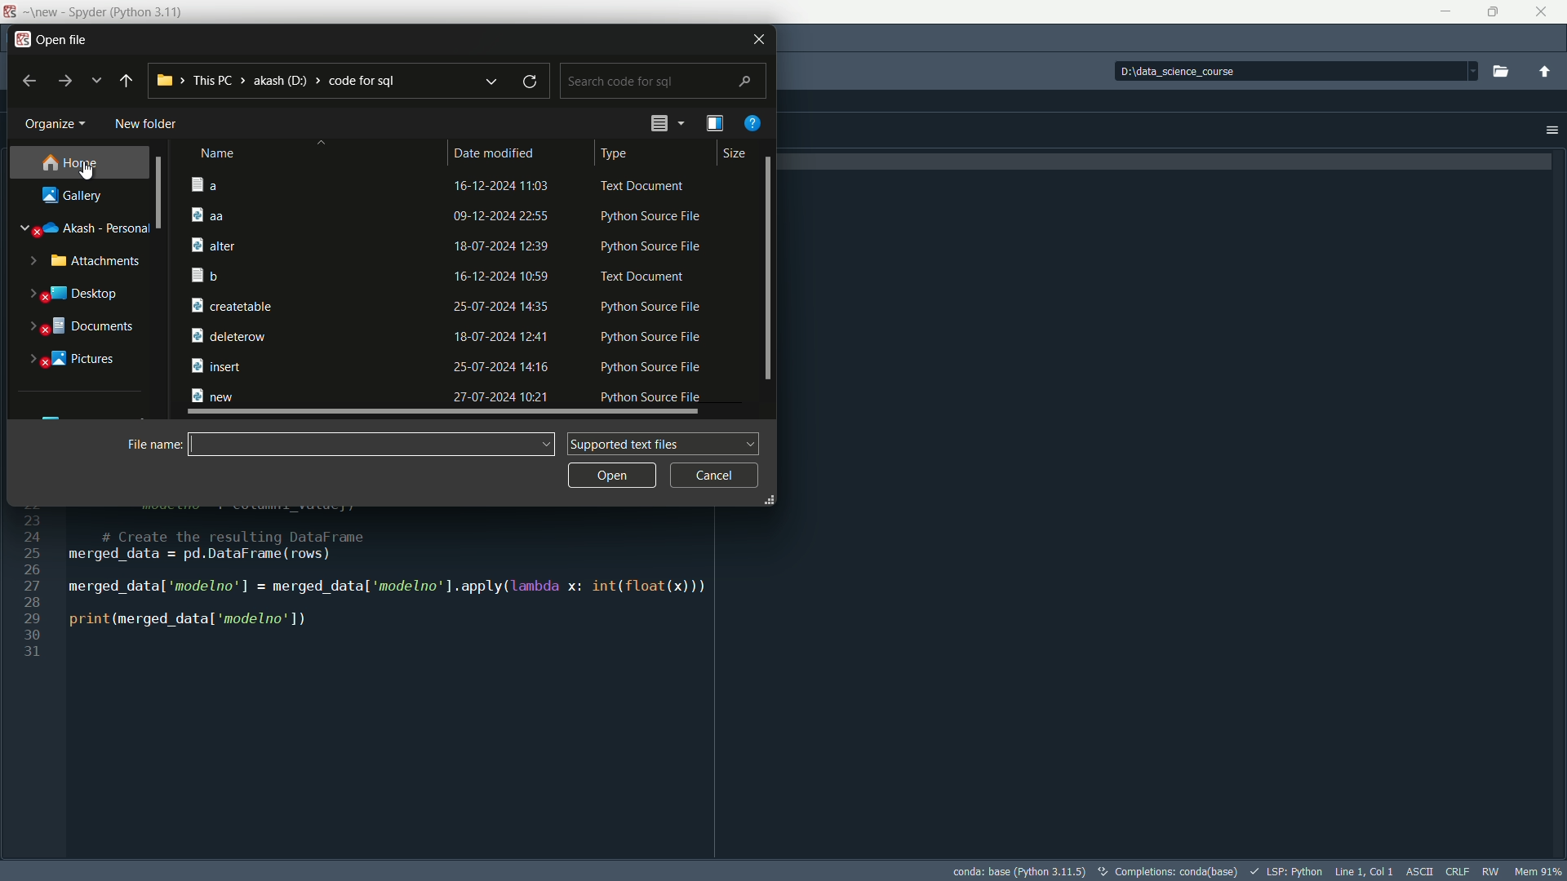  Describe the element at coordinates (1489, 13) in the screenshot. I see `maximize` at that location.